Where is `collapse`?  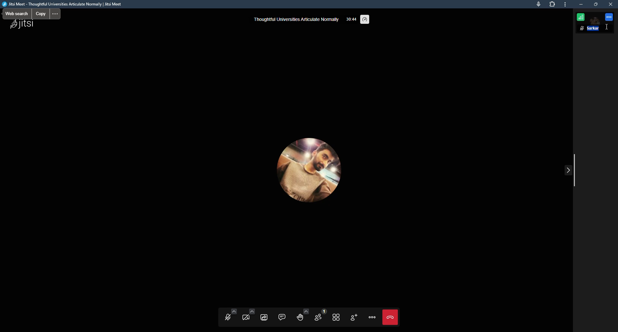
collapse is located at coordinates (570, 170).